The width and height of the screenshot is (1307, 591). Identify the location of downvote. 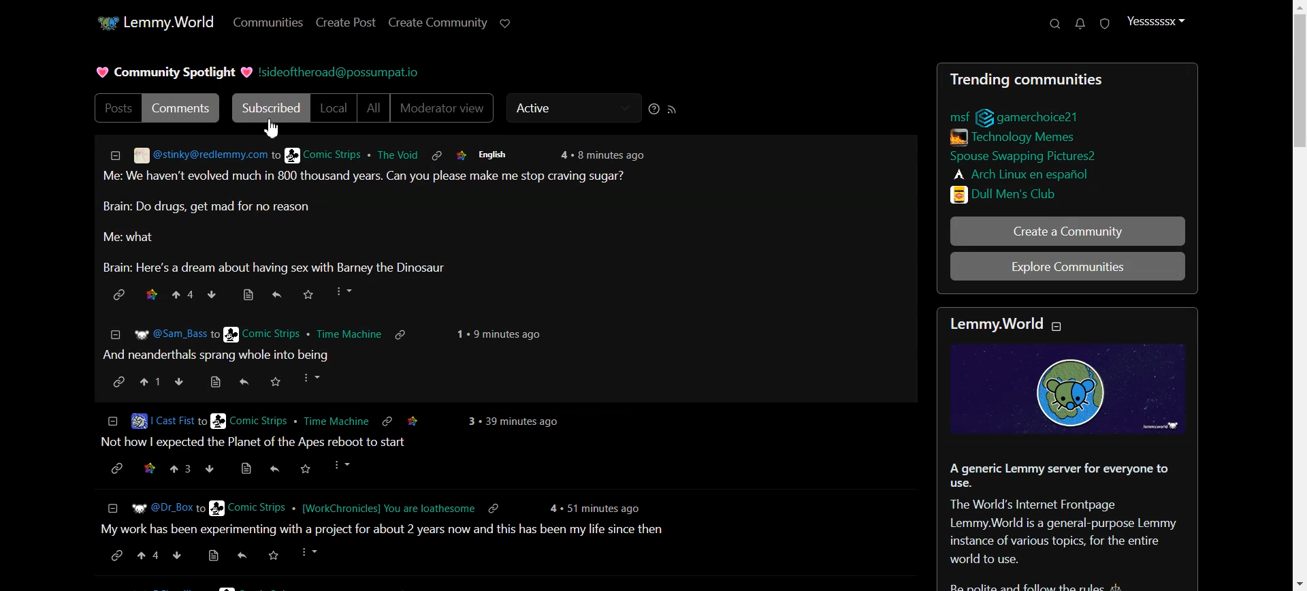
(209, 468).